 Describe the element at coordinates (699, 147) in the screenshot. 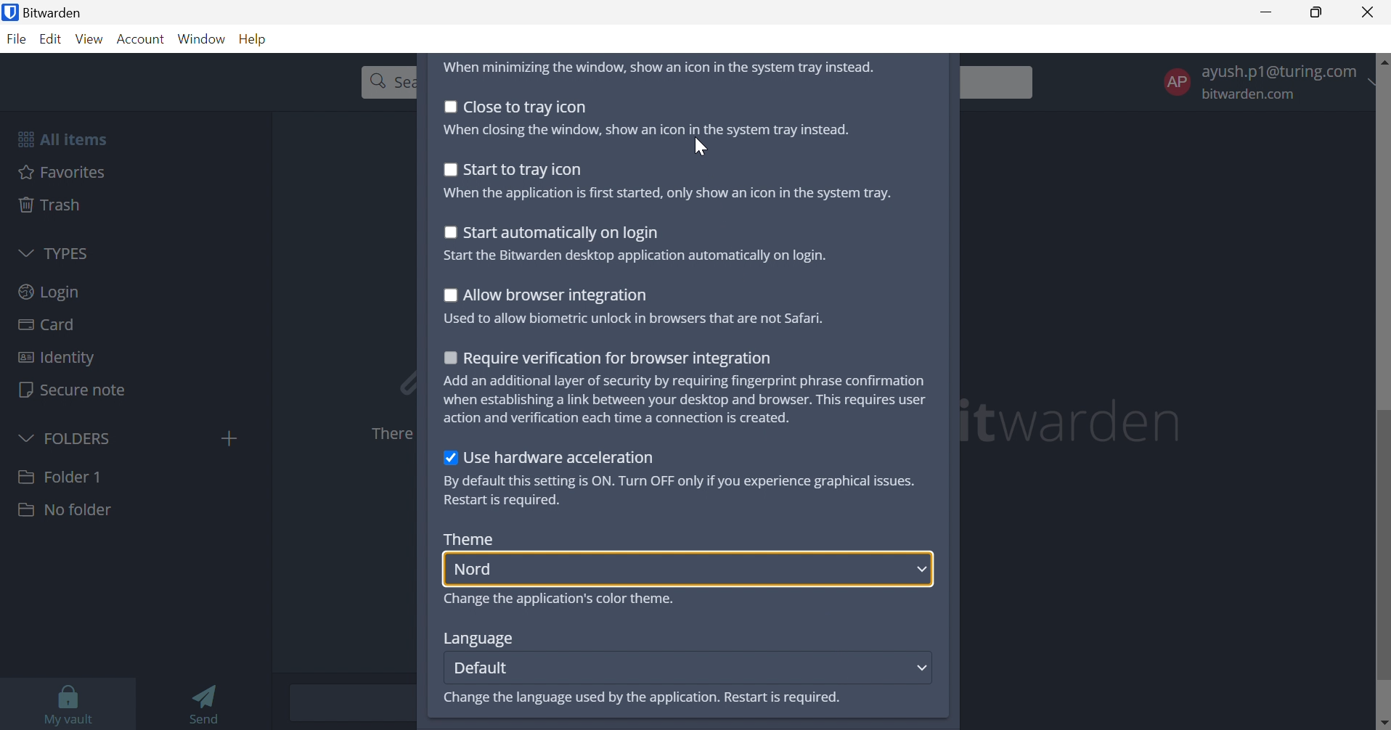

I see `Cursor` at that location.